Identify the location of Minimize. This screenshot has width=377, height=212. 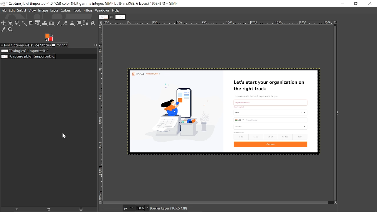
(341, 3).